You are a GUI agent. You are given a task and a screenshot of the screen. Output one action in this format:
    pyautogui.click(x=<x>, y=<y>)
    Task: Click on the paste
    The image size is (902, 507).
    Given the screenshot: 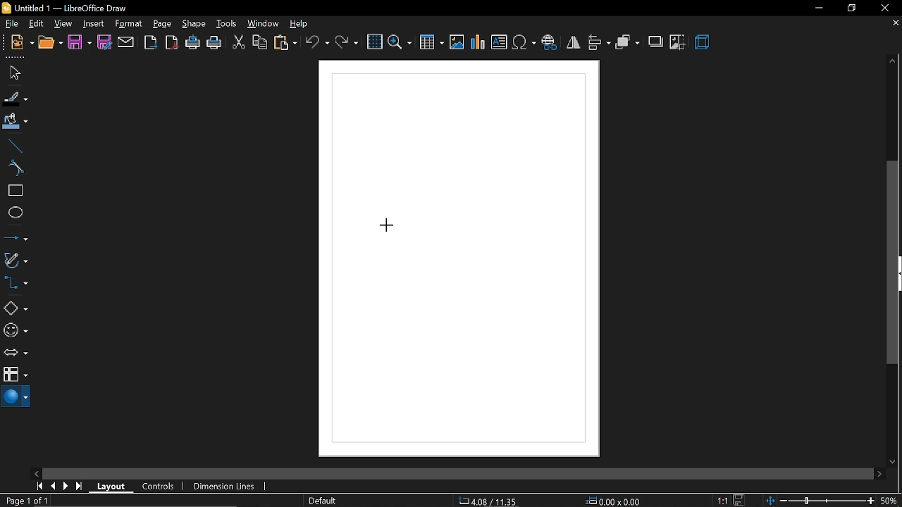 What is the action you would take?
    pyautogui.click(x=285, y=43)
    